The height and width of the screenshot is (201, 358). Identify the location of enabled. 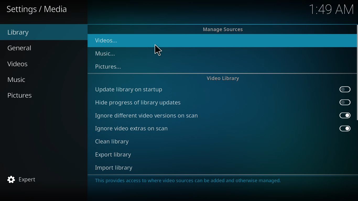
(344, 128).